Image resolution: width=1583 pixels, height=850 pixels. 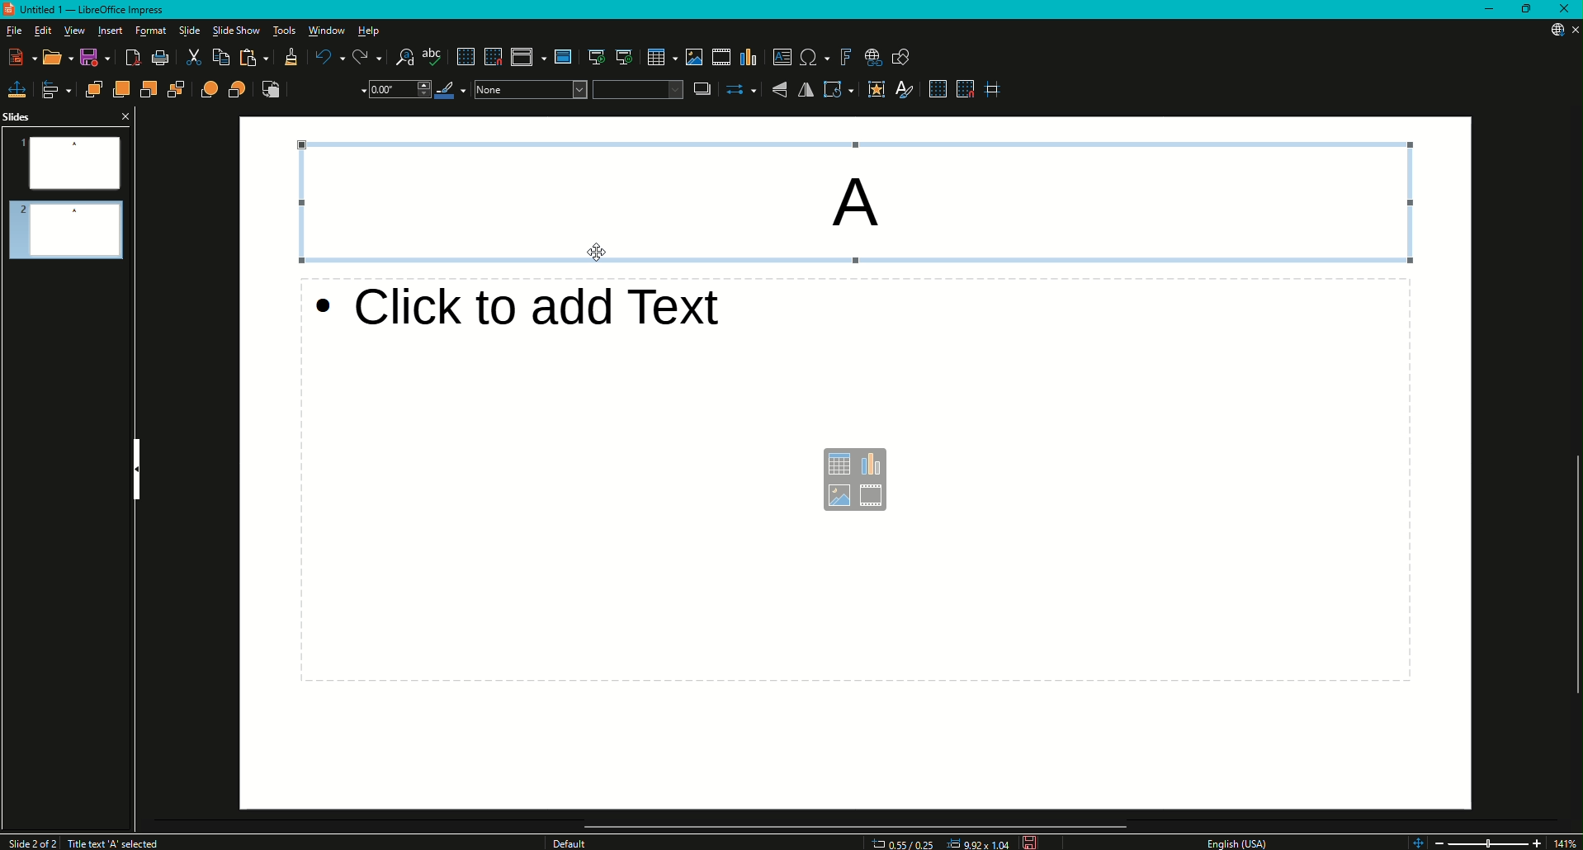 I want to click on Zoom Out, so click(x=1446, y=840).